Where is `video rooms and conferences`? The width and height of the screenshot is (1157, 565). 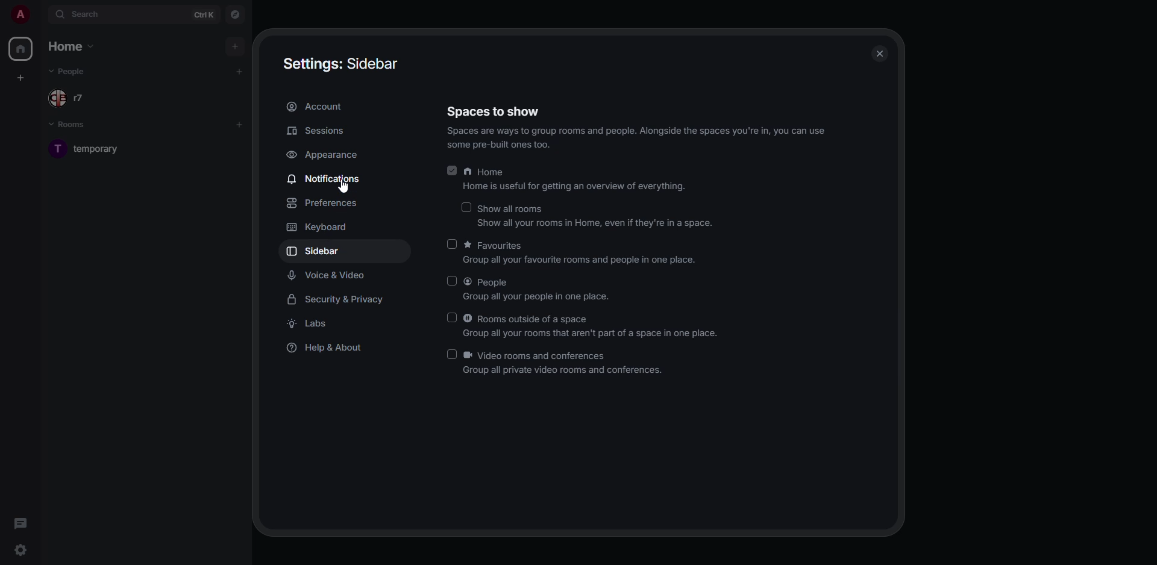 video rooms and conferences is located at coordinates (565, 363).